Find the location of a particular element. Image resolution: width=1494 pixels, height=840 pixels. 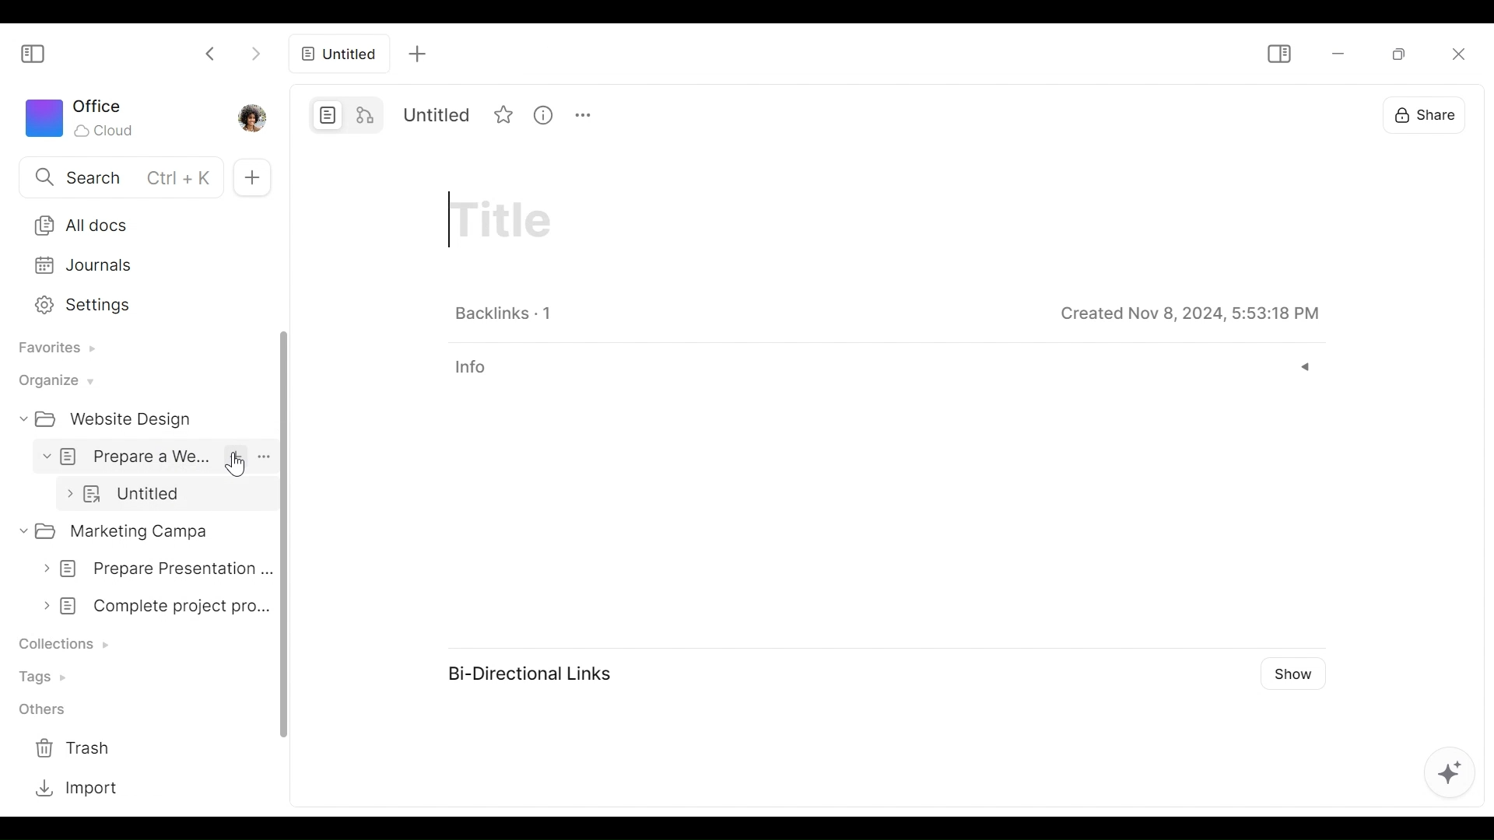

Document is located at coordinates (165, 494).